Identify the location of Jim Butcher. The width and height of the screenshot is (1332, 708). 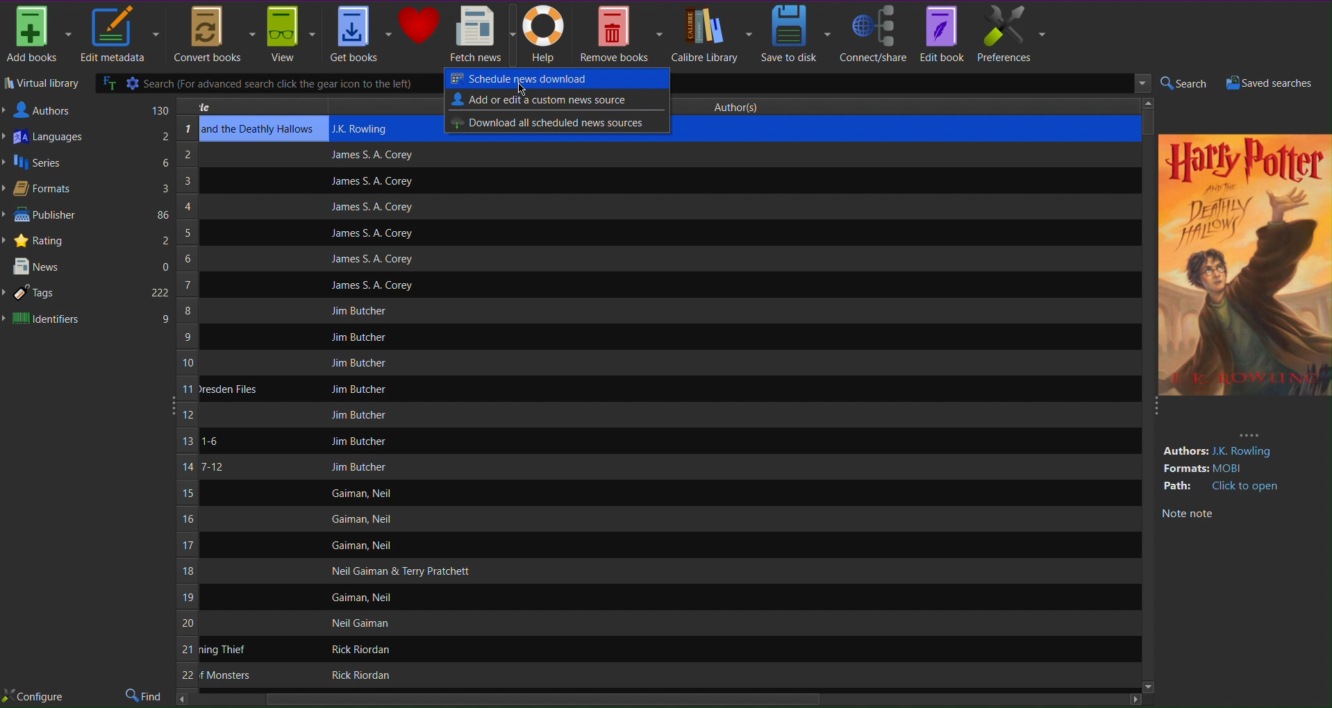
(358, 363).